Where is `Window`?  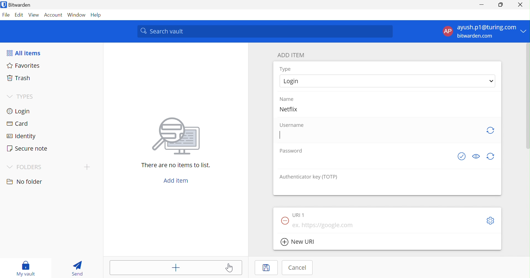 Window is located at coordinates (77, 15).